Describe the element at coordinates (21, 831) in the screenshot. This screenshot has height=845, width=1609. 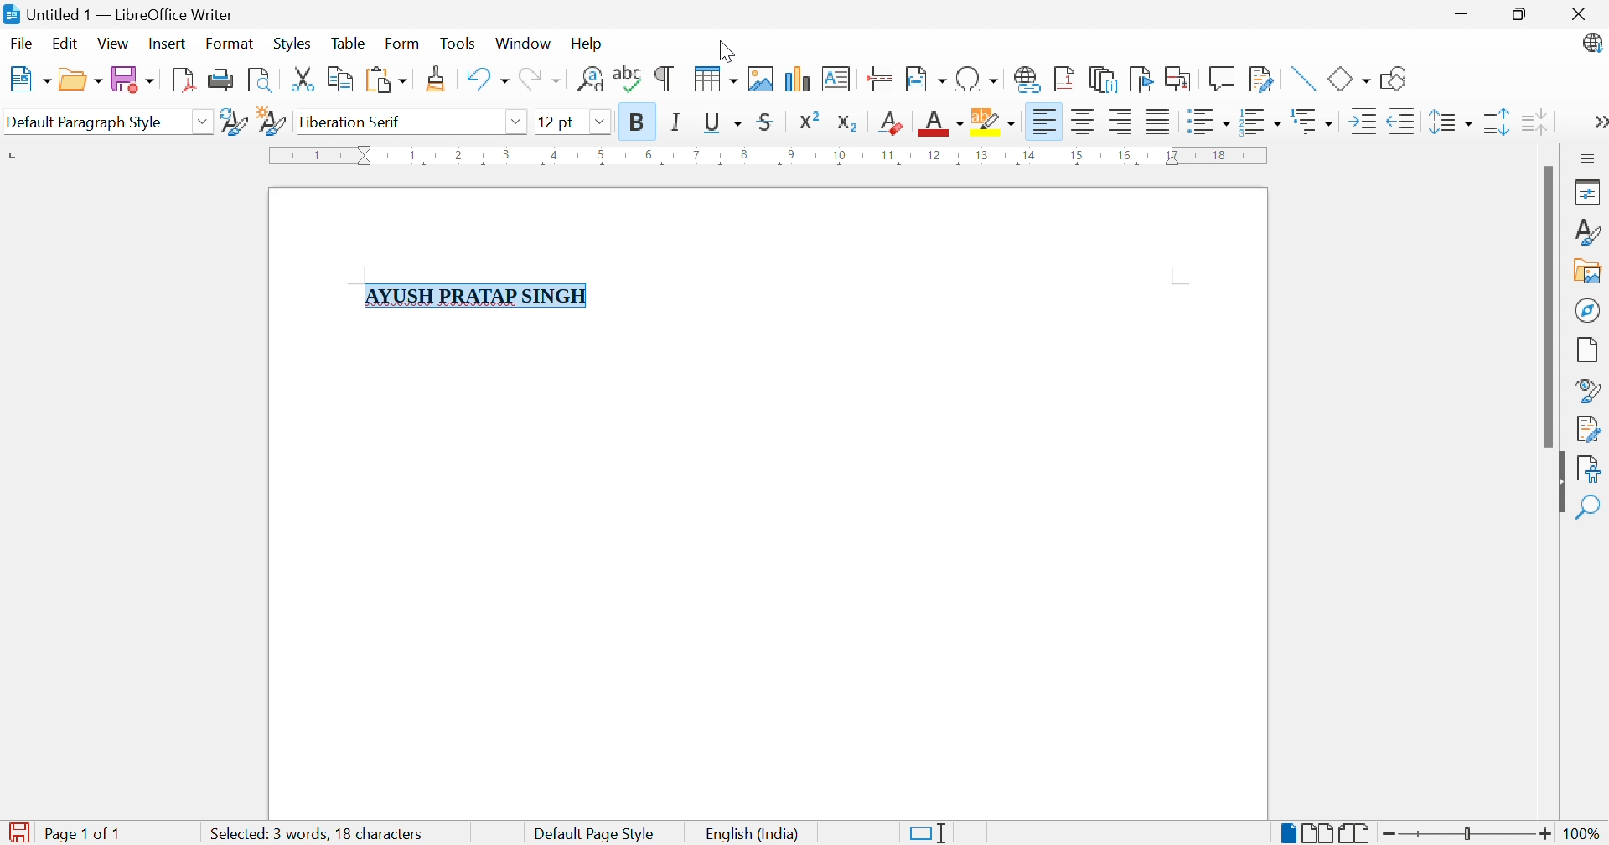
I see `The document has been modified. Click to save the document.` at that location.